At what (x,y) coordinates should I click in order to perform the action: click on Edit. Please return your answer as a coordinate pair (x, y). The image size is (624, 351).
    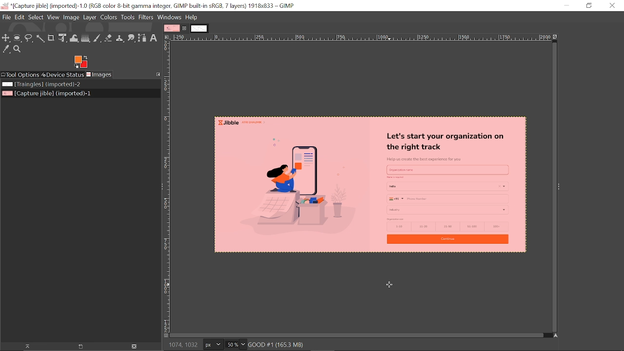
    Looking at the image, I should click on (19, 17).